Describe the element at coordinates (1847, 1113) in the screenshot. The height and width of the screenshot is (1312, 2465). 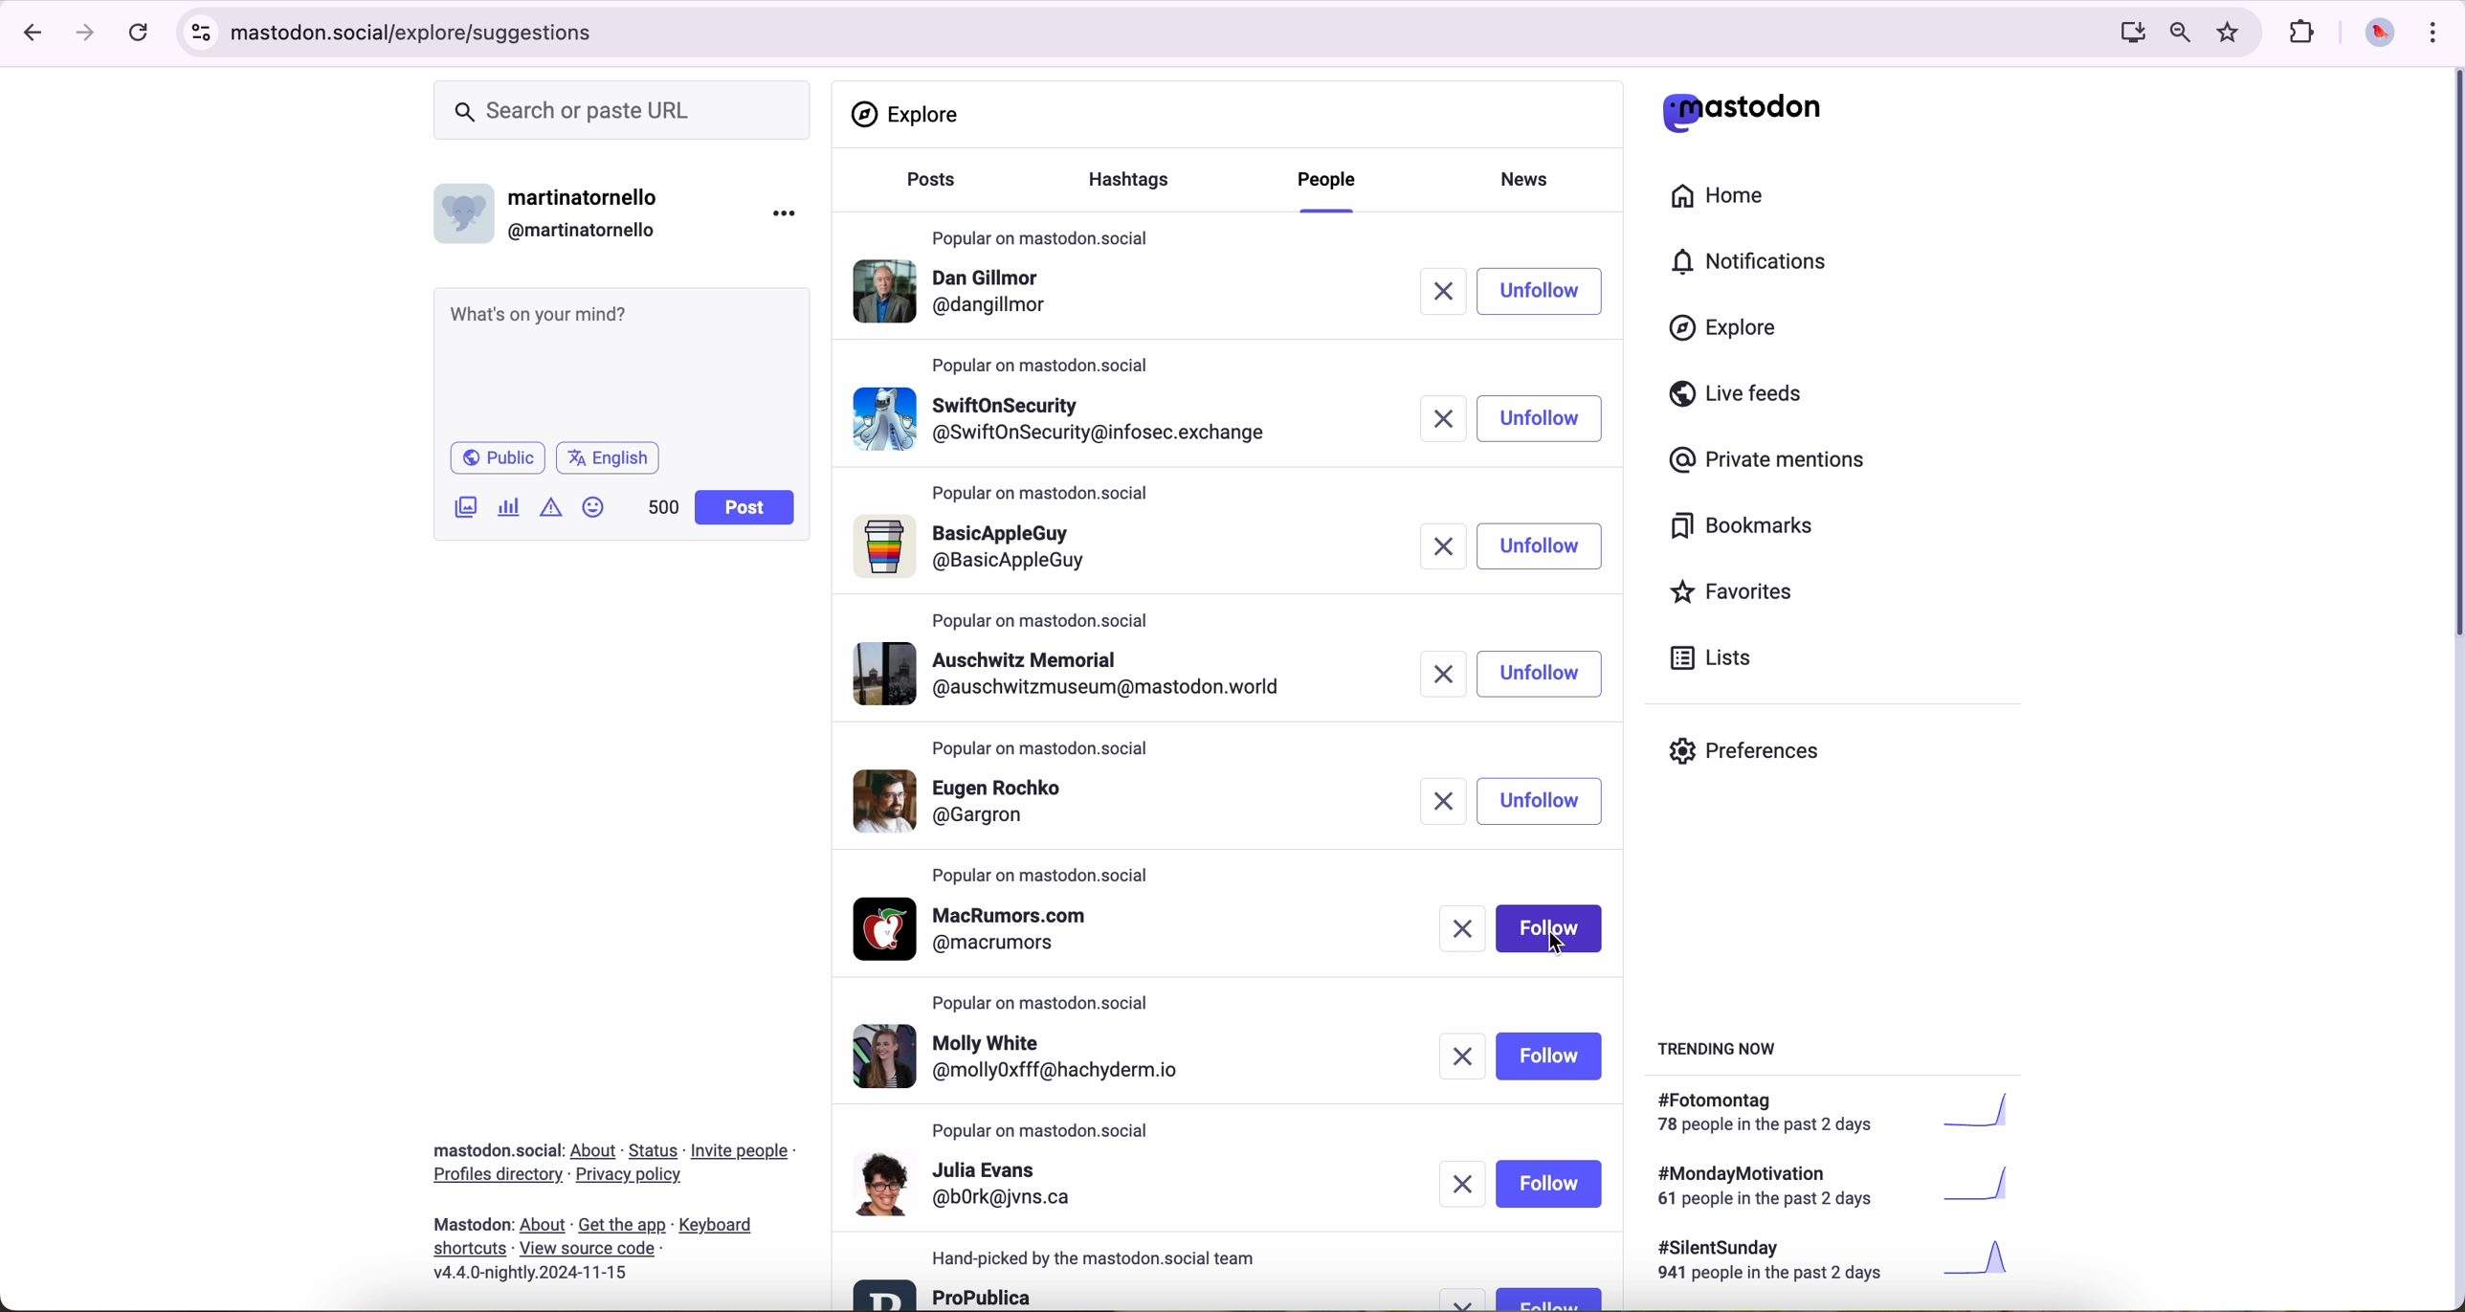
I see `#fotomontag` at that location.